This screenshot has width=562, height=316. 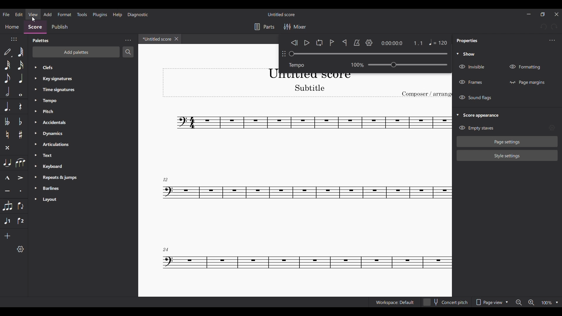 I want to click on Tie, so click(x=7, y=163).